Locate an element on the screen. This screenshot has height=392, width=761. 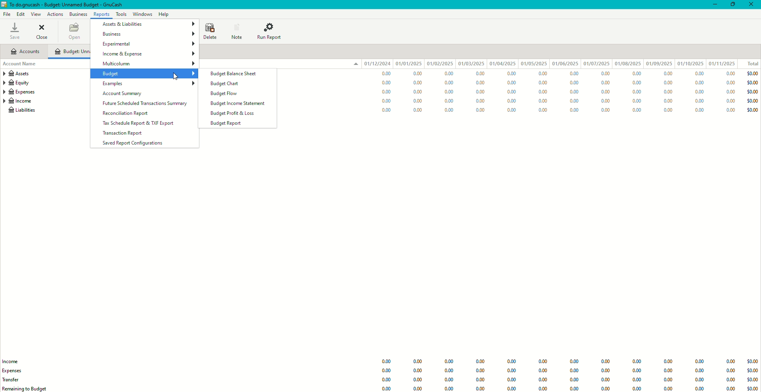
0.00 is located at coordinates (729, 112).